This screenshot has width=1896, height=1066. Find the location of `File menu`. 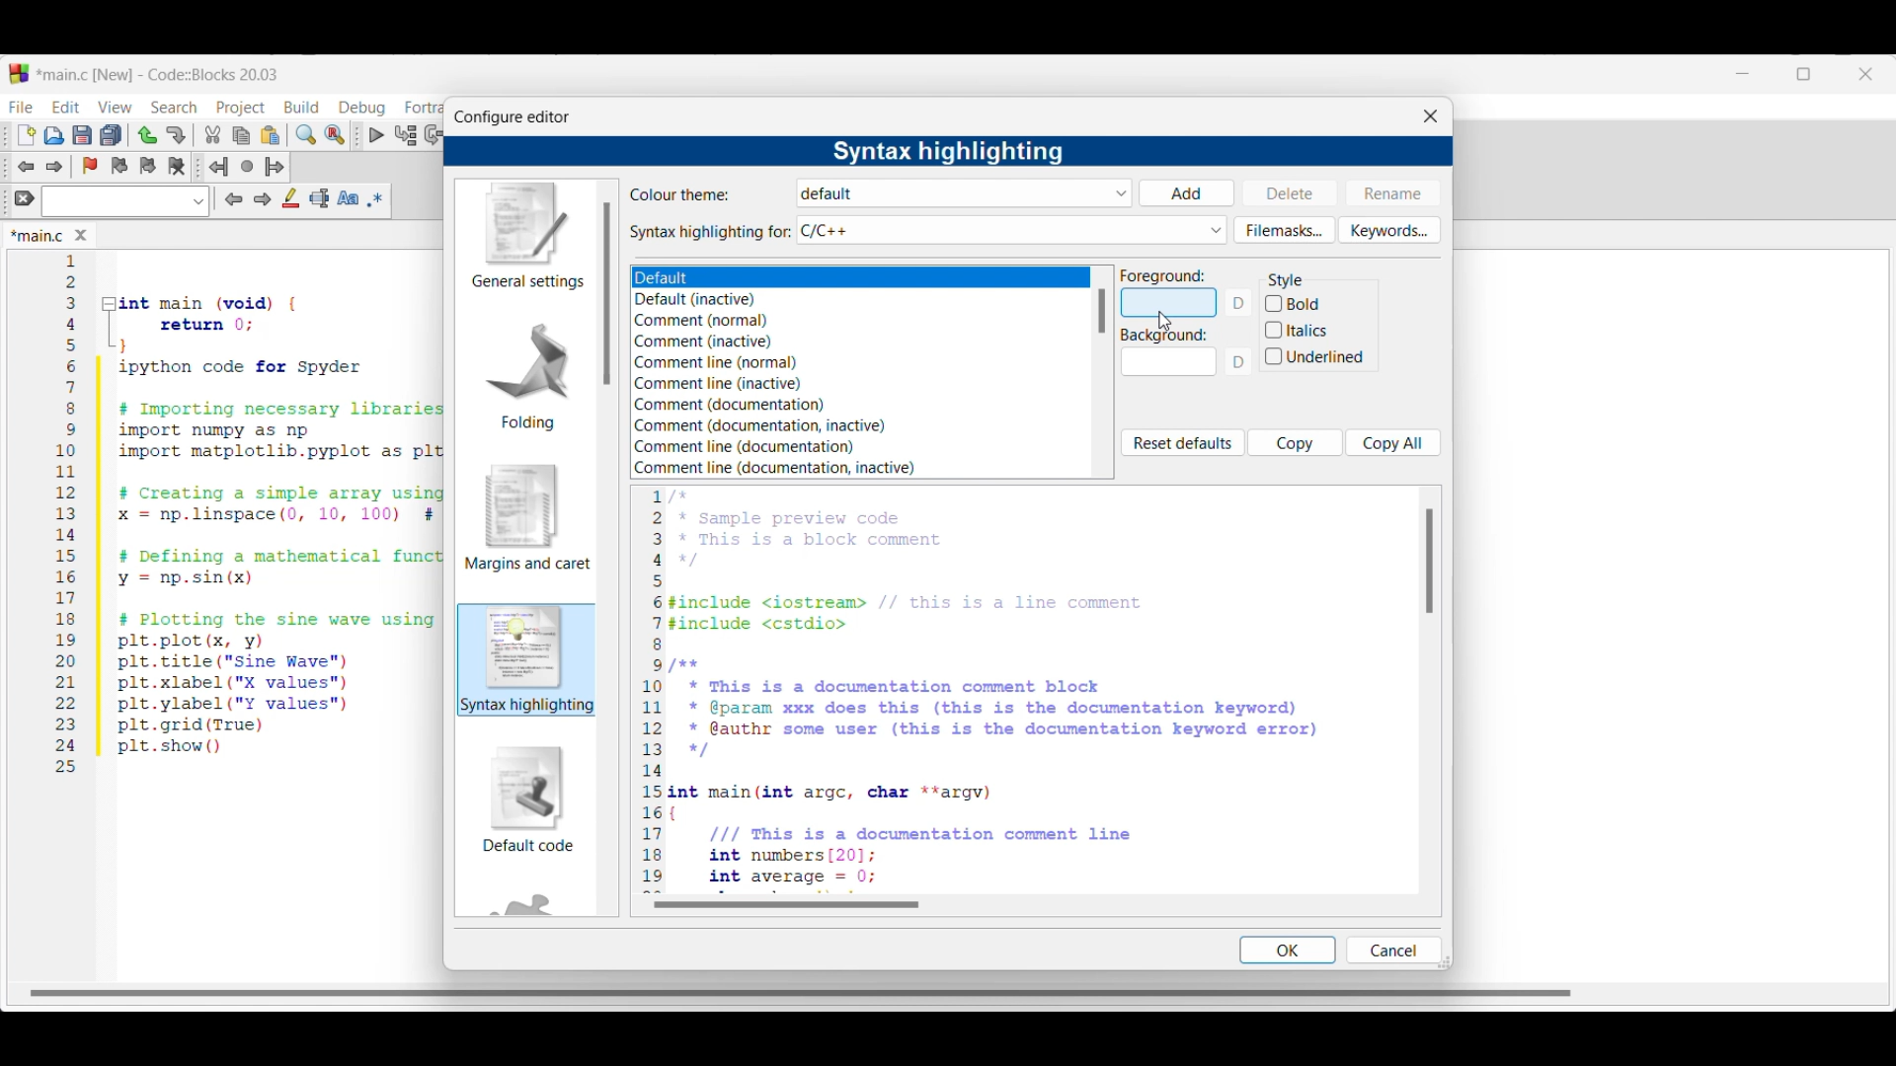

File menu is located at coordinates (21, 107).